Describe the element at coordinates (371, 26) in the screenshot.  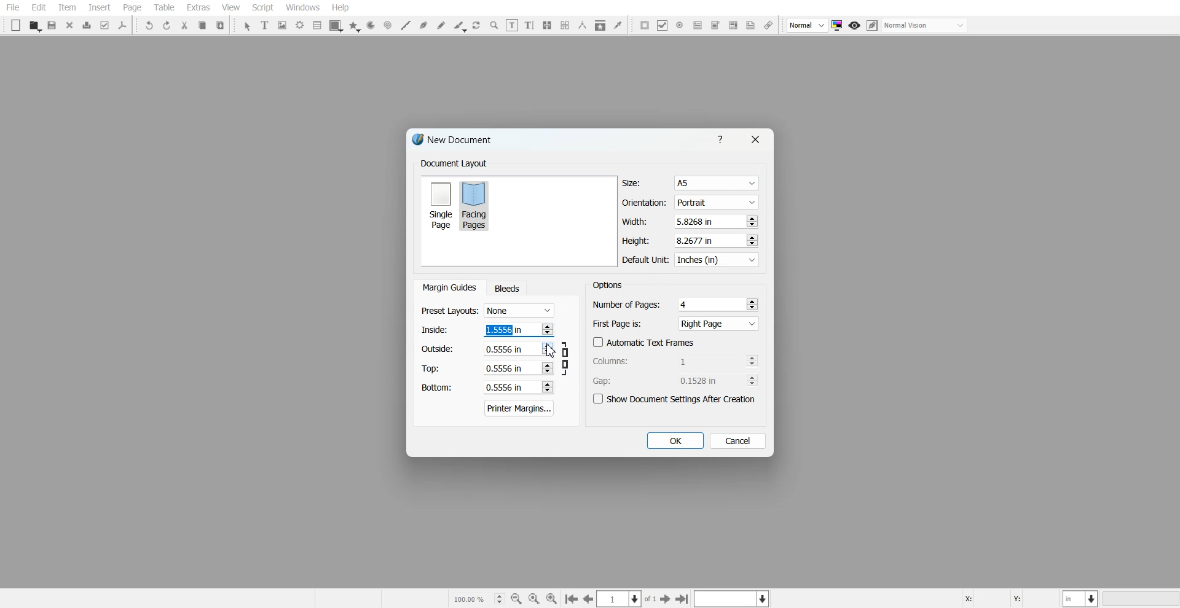
I see `Arc` at that location.